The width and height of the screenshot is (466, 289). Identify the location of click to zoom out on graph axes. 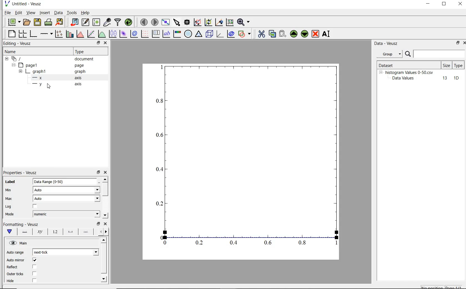
(219, 22).